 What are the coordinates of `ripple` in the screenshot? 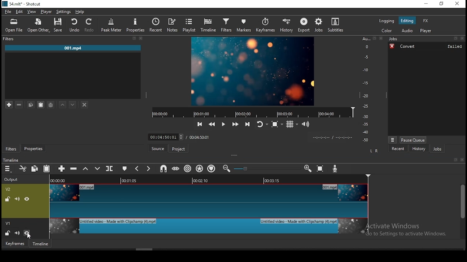 It's located at (187, 168).